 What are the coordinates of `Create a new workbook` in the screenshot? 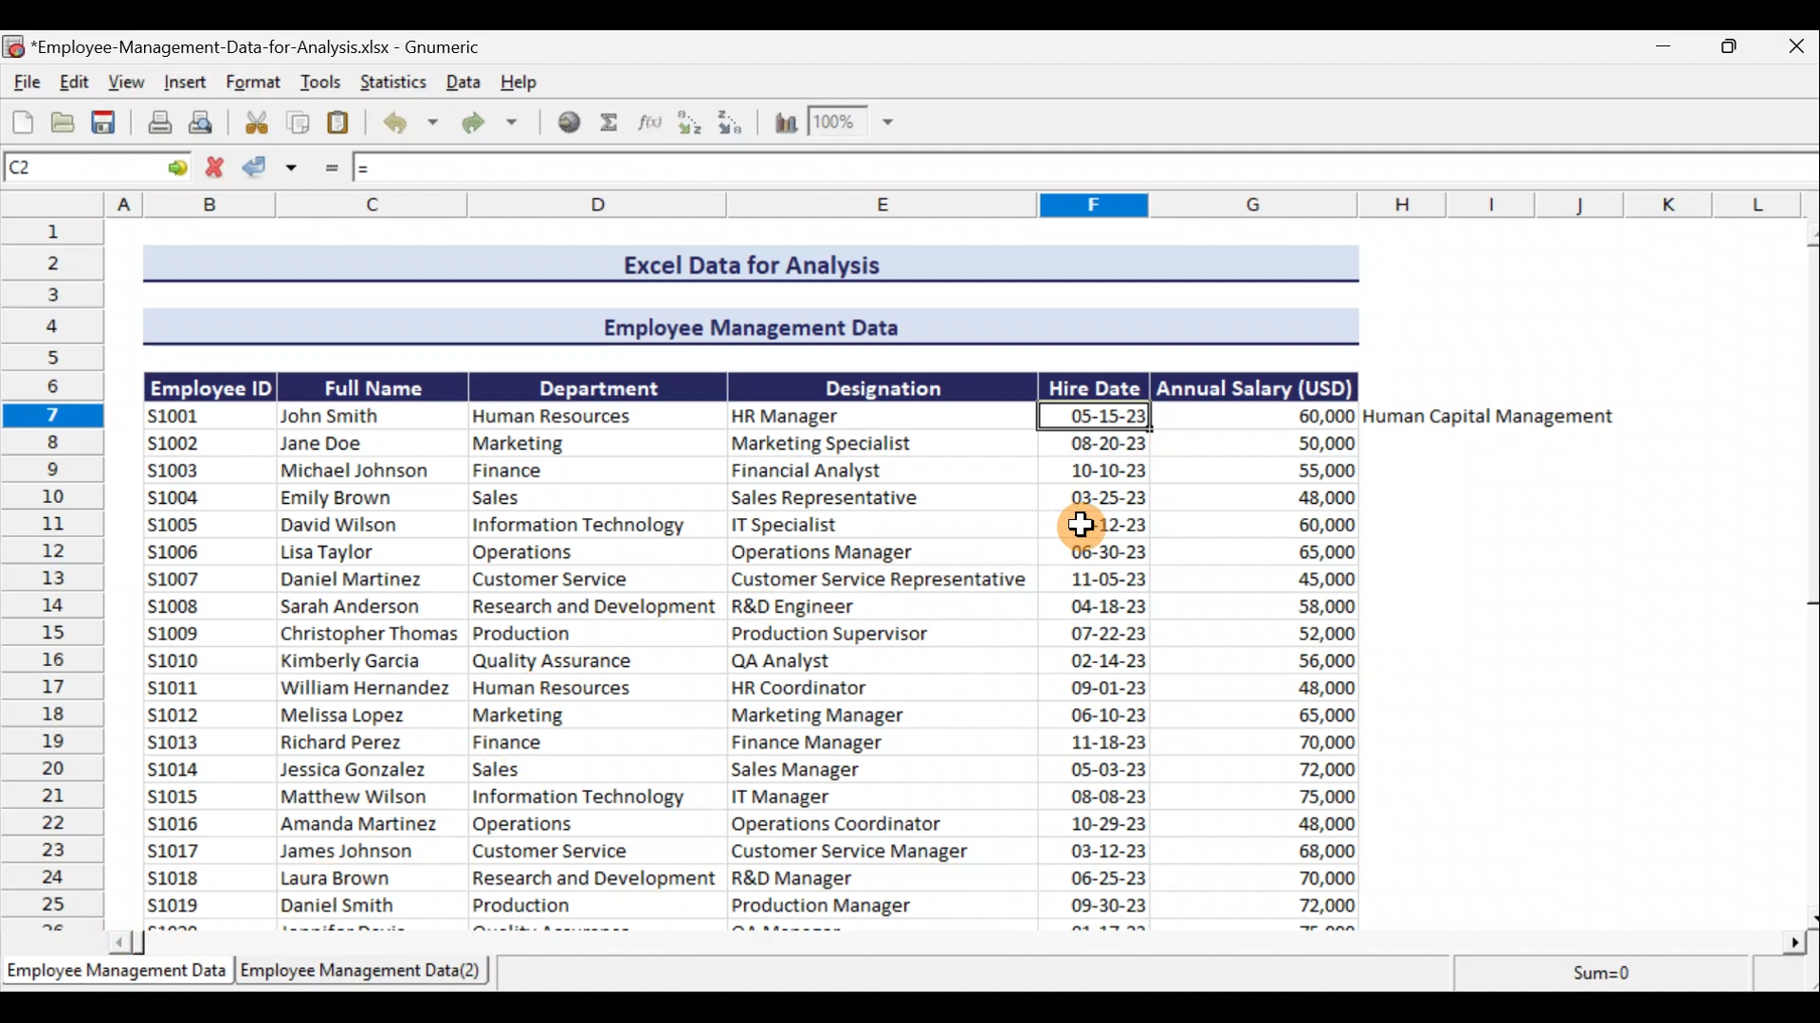 It's located at (21, 122).